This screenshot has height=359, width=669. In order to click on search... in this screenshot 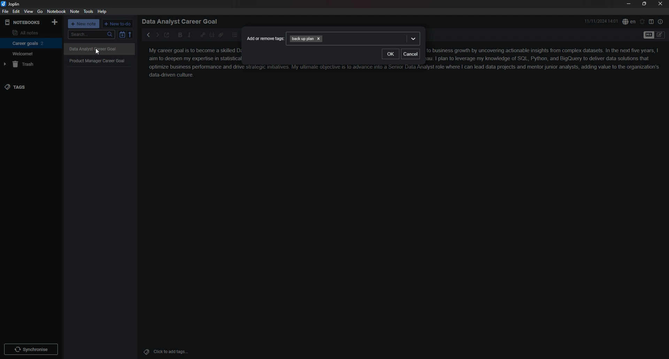, I will do `click(91, 34)`.